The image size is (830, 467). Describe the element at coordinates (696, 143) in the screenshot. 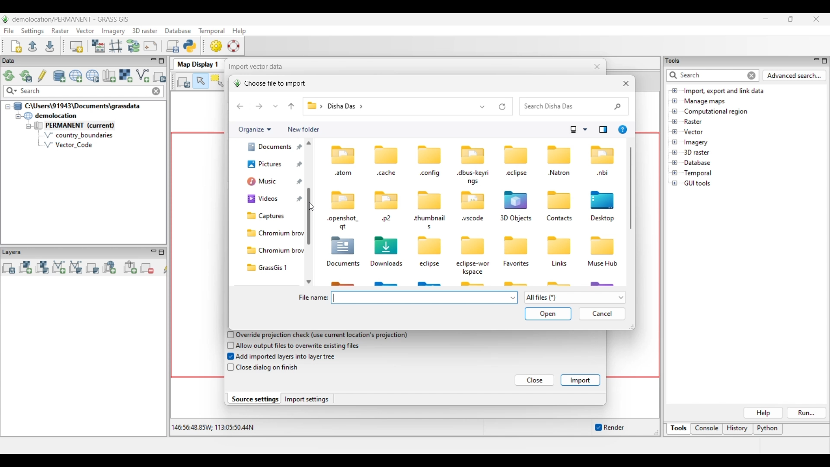

I see `Double click to see files under Imagery` at that location.